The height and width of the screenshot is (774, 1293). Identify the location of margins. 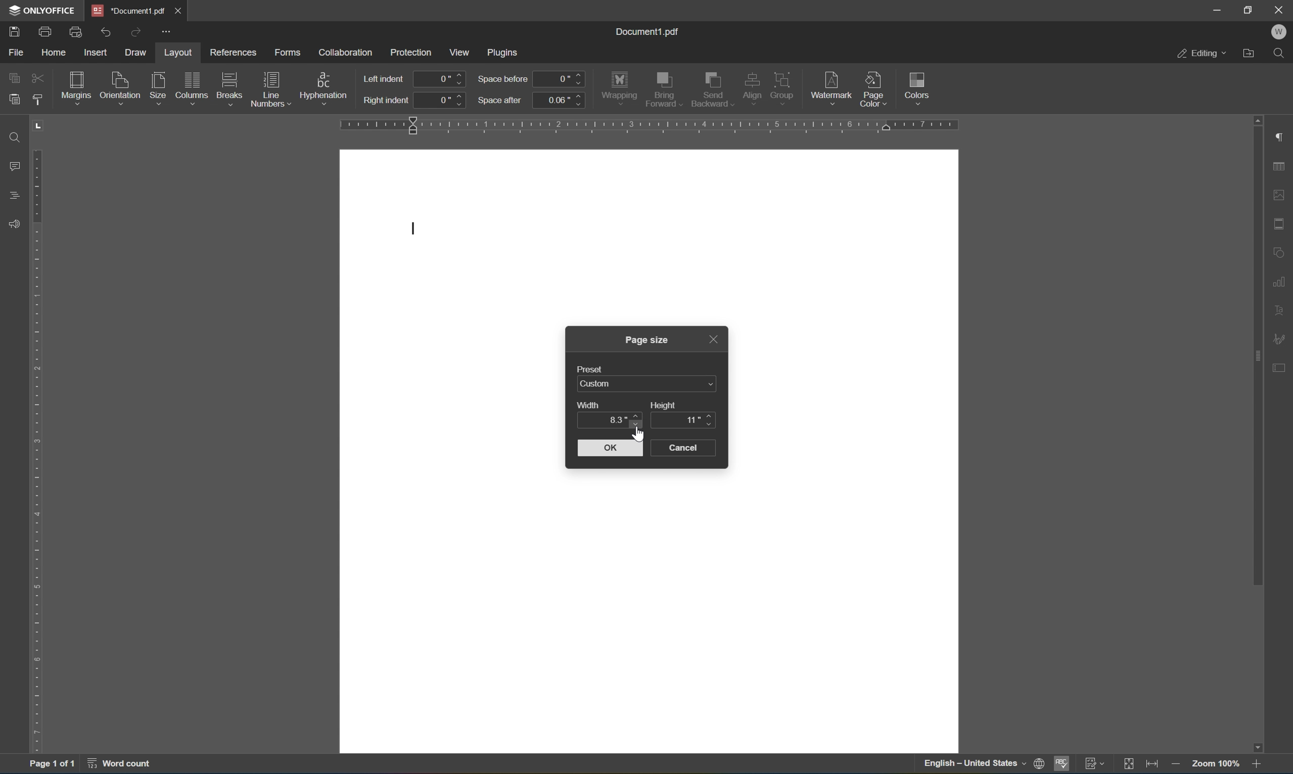
(75, 86).